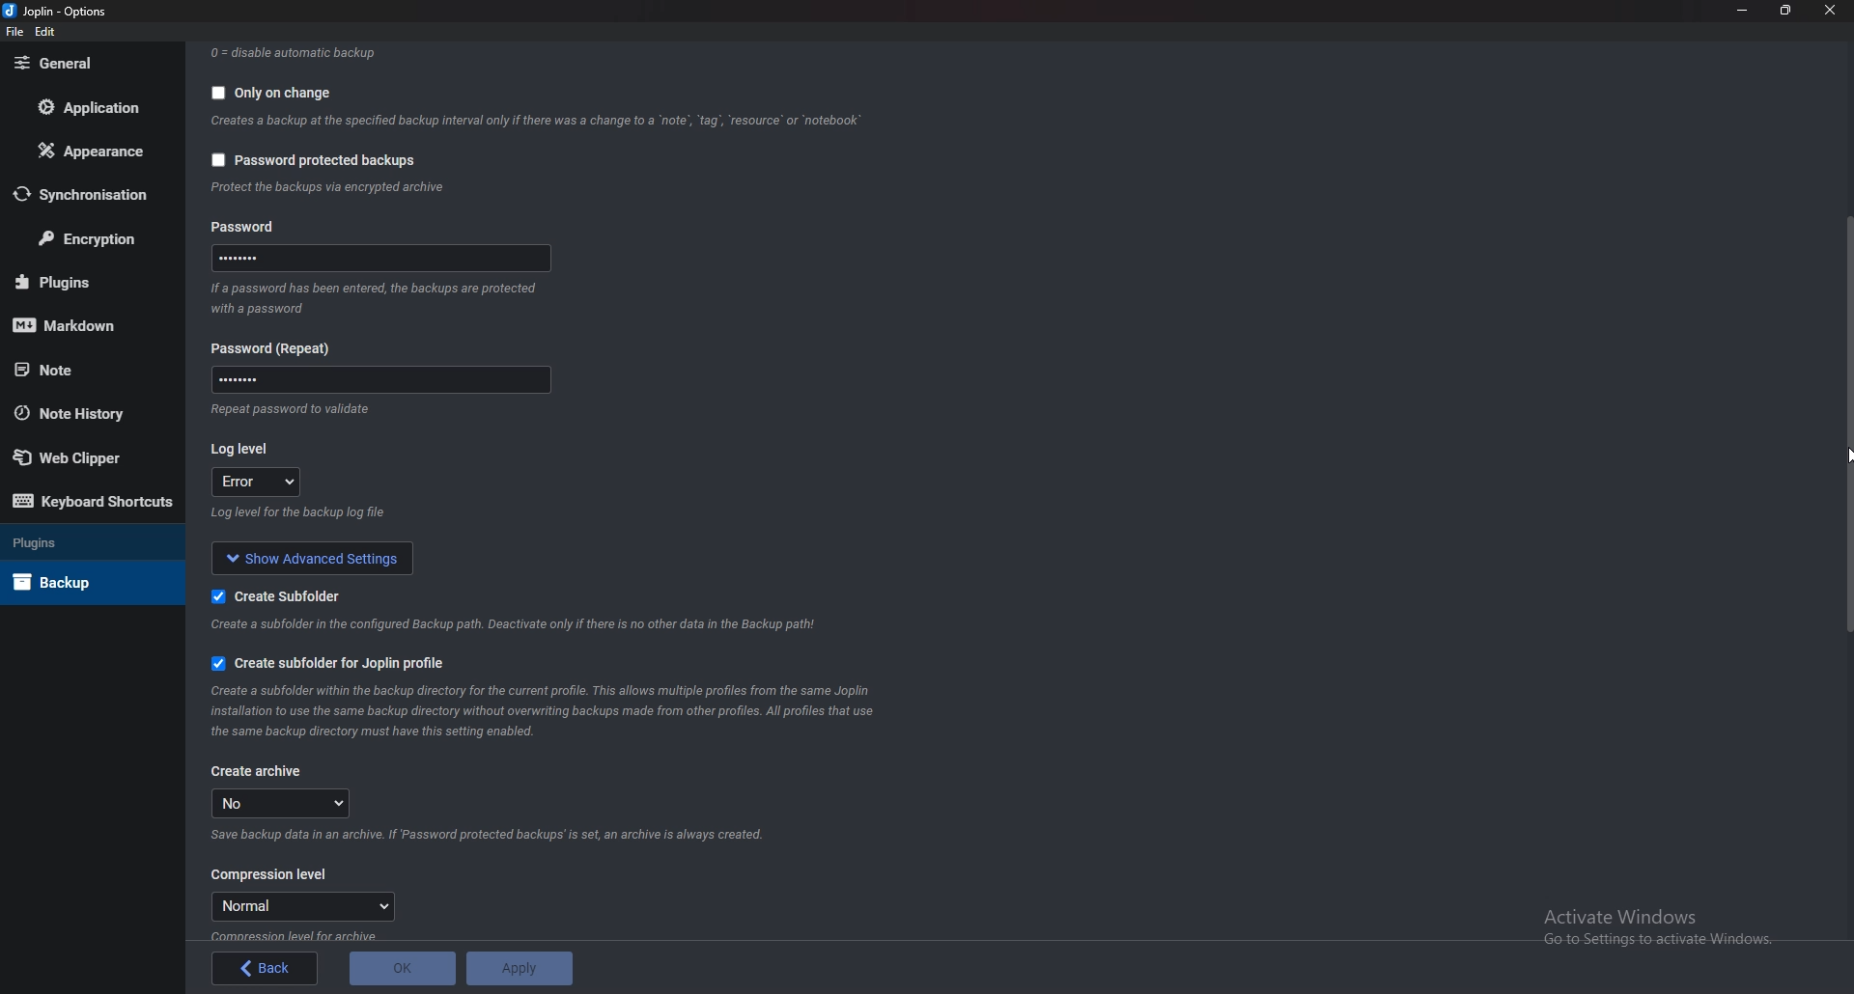  Describe the element at coordinates (286, 802) in the screenshot. I see `no` at that location.